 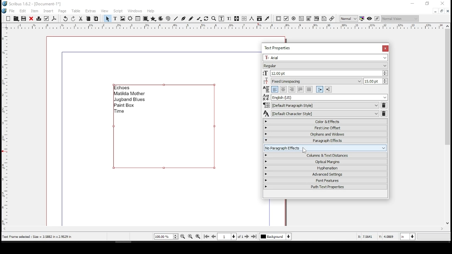 What do you see at coordinates (145, 18) in the screenshot?
I see `shape` at bounding box center [145, 18].